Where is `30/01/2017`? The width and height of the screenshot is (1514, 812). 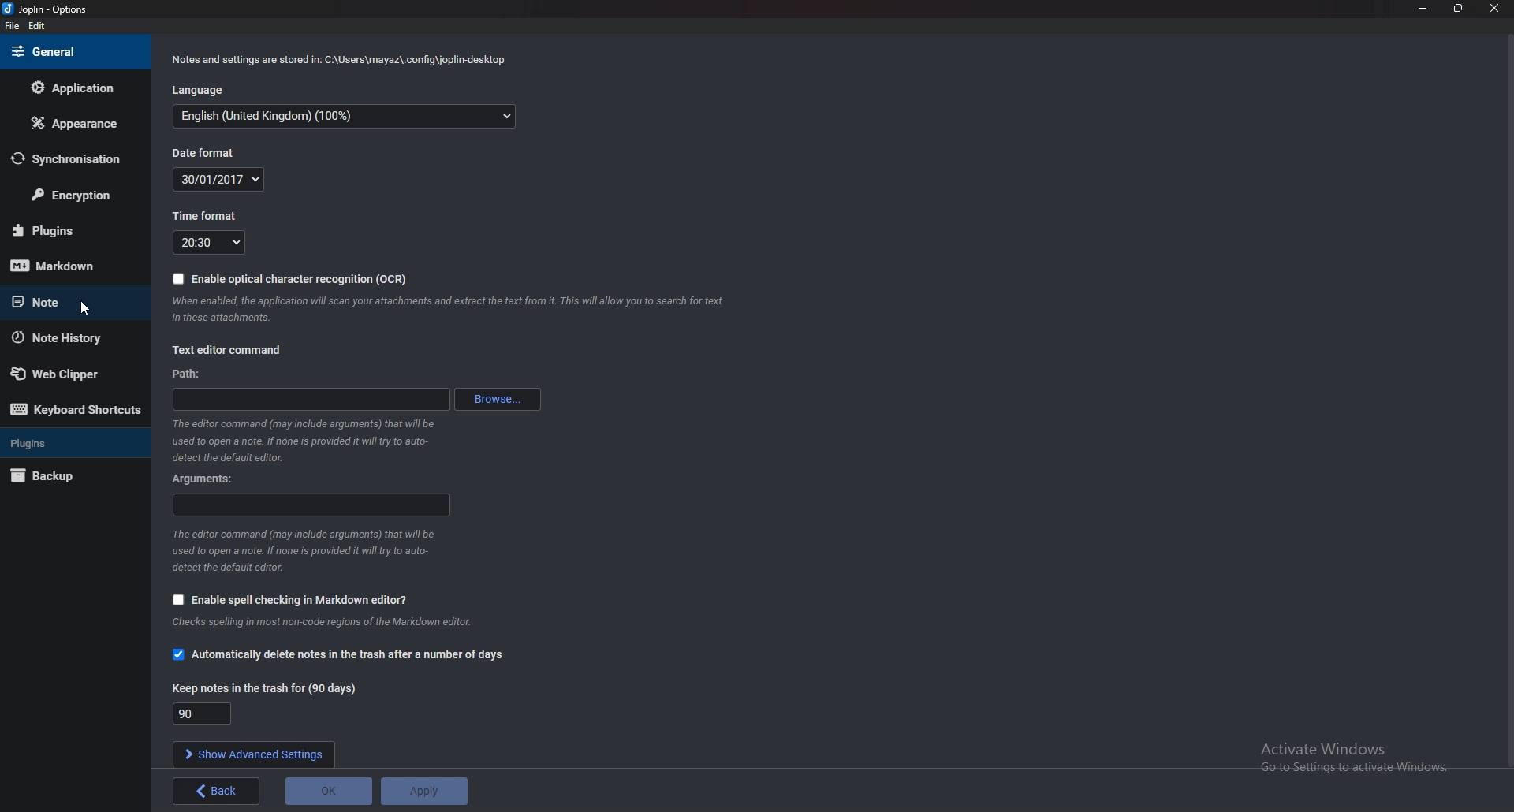
30/01/2017 is located at coordinates (222, 179).